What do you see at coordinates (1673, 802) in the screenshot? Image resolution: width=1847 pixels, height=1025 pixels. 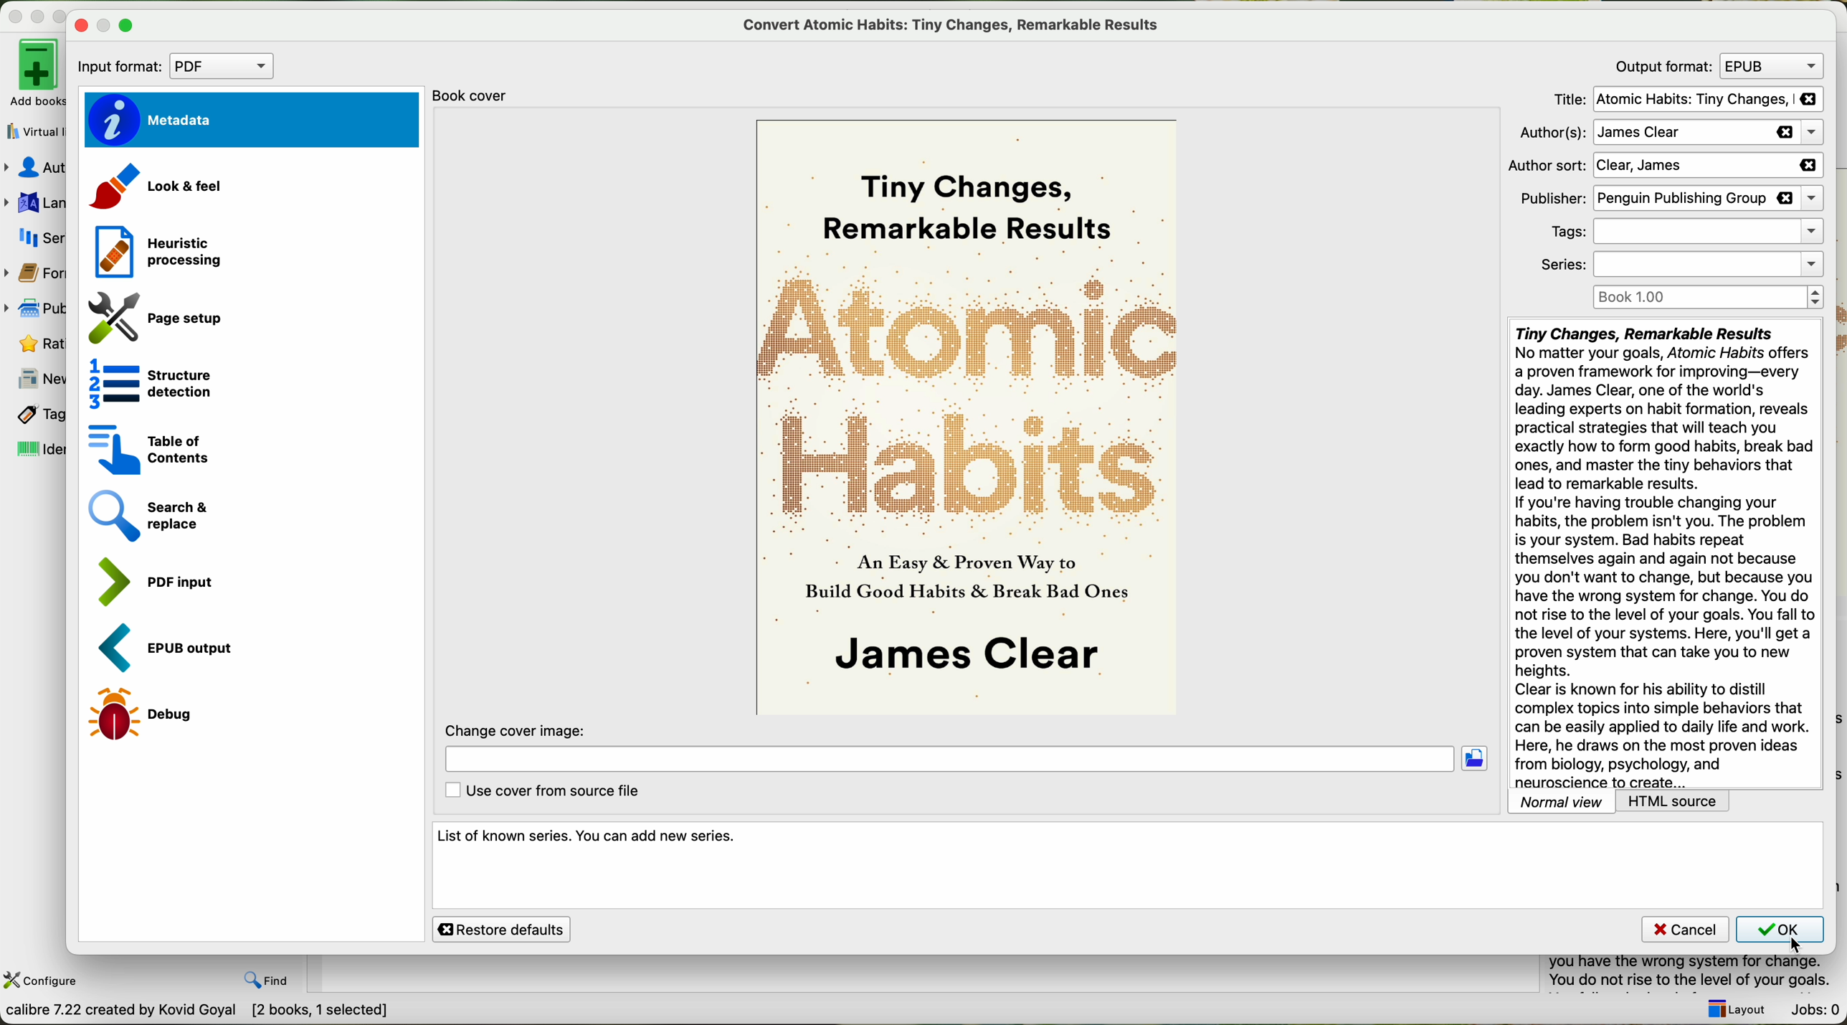 I see `HTML source` at bounding box center [1673, 802].